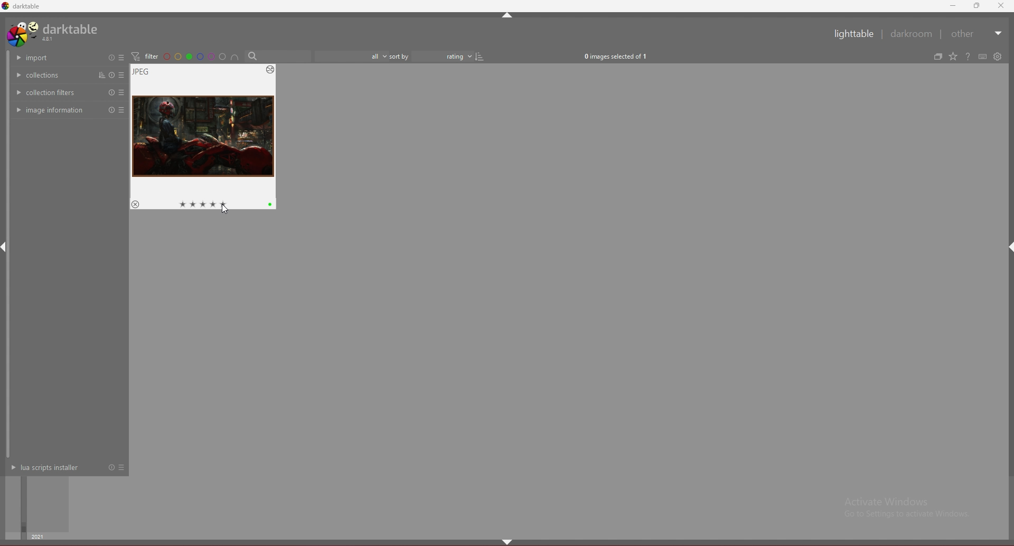 Image resolution: width=1014 pixels, height=546 pixels. Describe the element at coordinates (112, 468) in the screenshot. I see `reset` at that location.